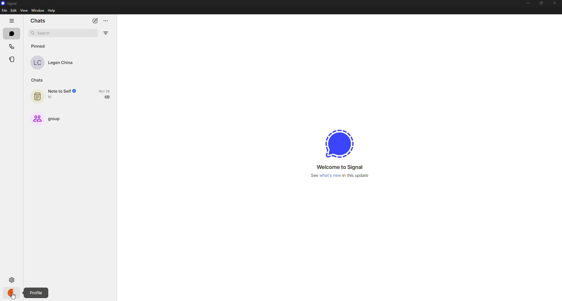 The width and height of the screenshot is (562, 301). Describe the element at coordinates (14, 297) in the screenshot. I see `cursor` at that location.